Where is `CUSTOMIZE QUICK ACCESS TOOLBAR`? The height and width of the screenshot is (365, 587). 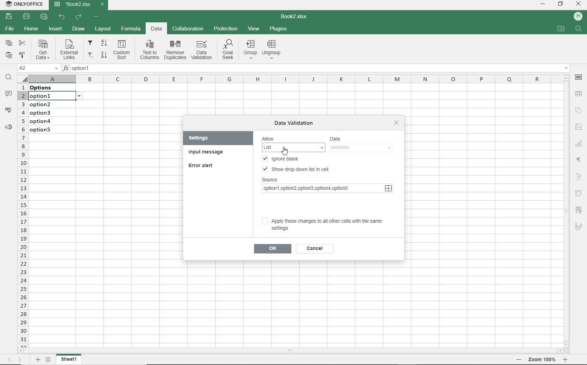 CUSTOMIZE QUICK ACCESS TOOLBAR is located at coordinates (97, 17).